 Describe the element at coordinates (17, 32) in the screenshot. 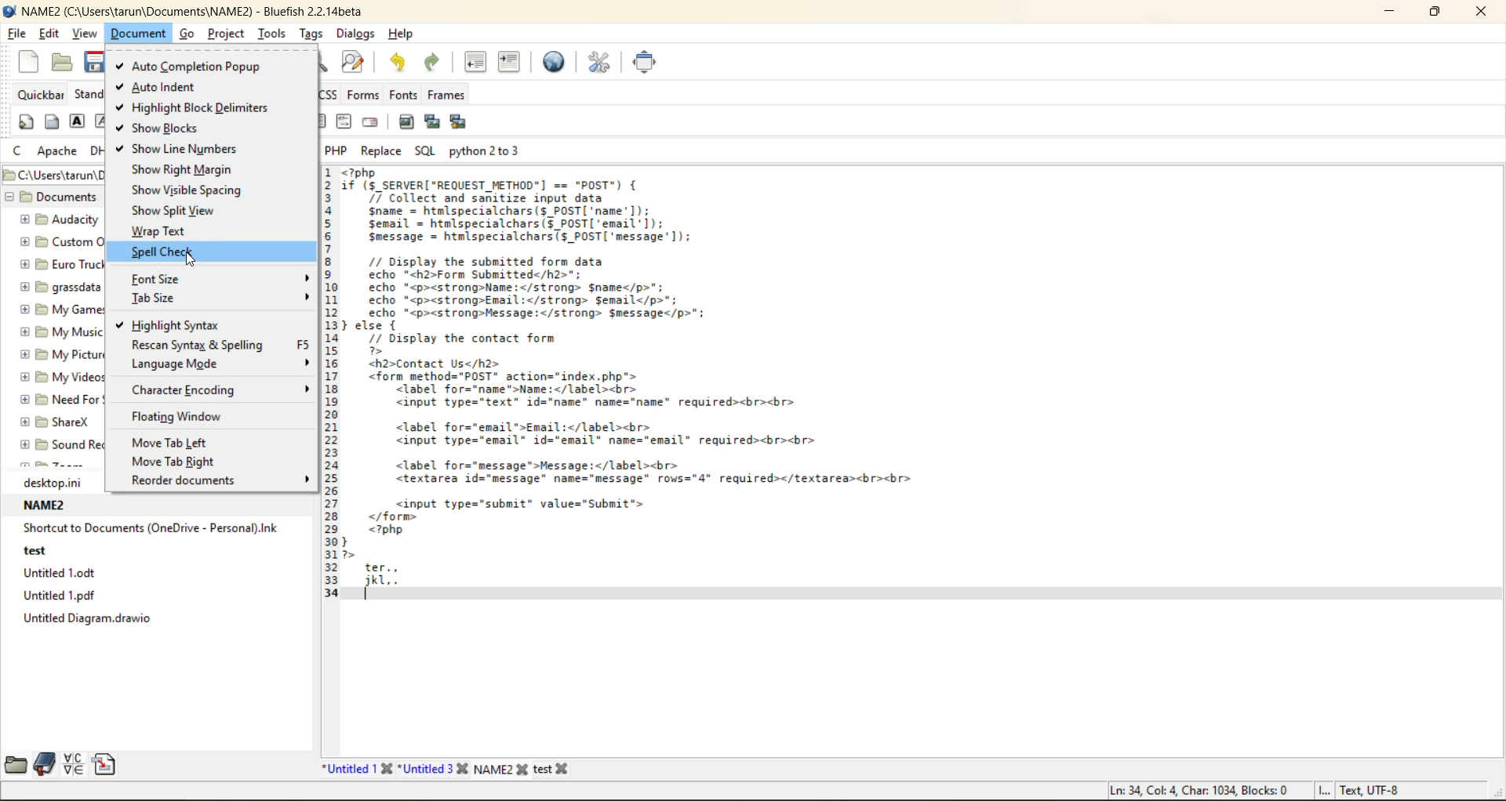

I see `file` at that location.